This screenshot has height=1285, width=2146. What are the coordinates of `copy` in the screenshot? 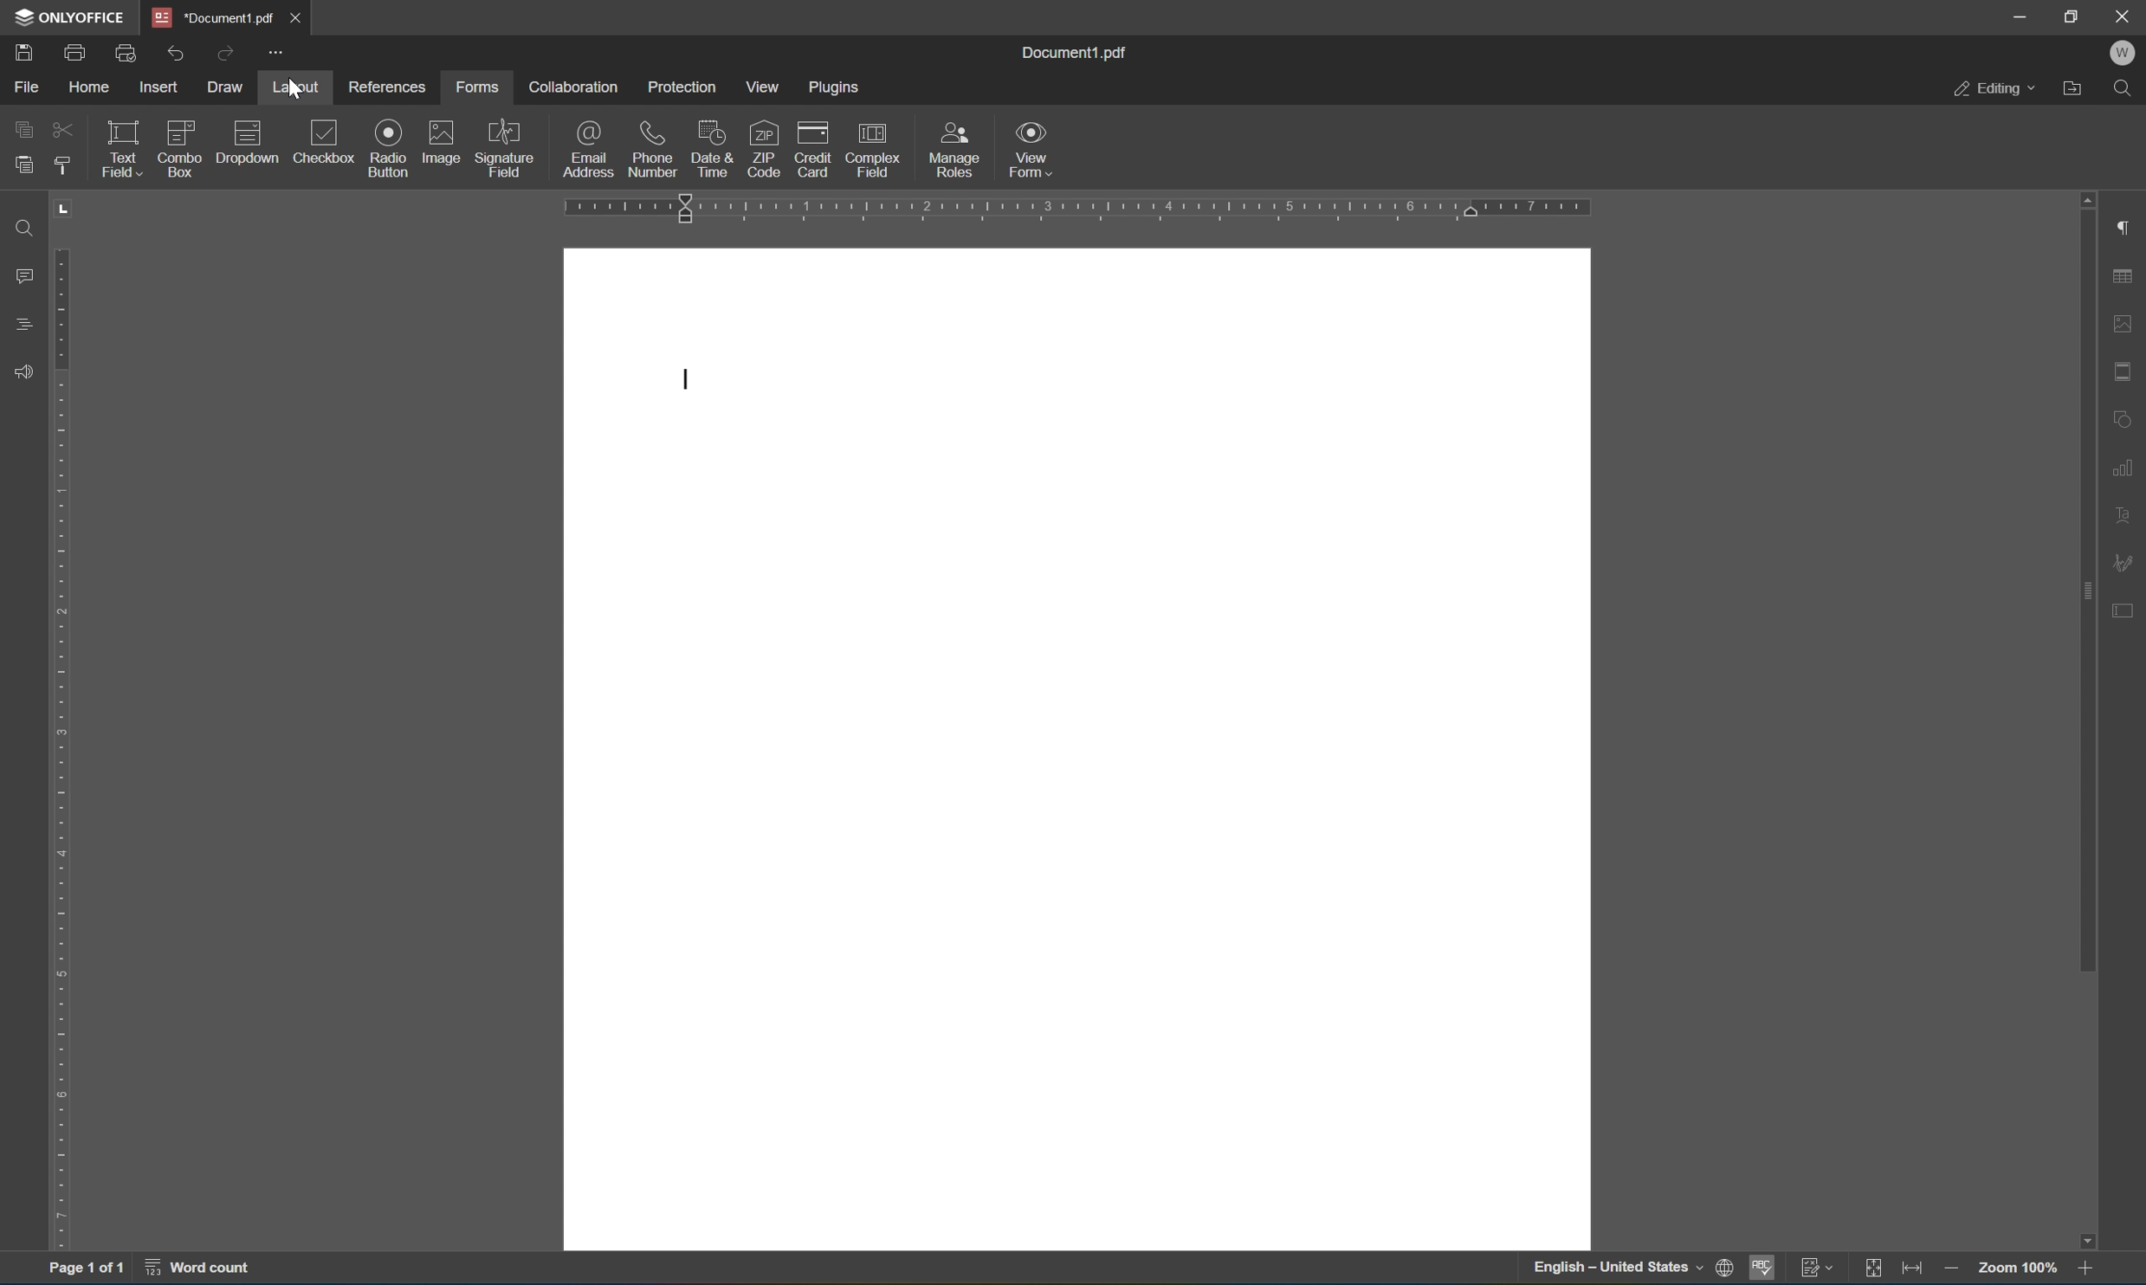 It's located at (23, 126).